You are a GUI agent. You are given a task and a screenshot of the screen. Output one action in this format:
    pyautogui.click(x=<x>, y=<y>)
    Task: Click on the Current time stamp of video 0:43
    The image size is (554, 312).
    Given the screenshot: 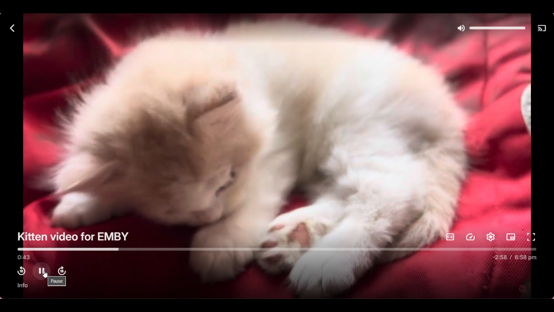 What is the action you would take?
    pyautogui.click(x=23, y=257)
    